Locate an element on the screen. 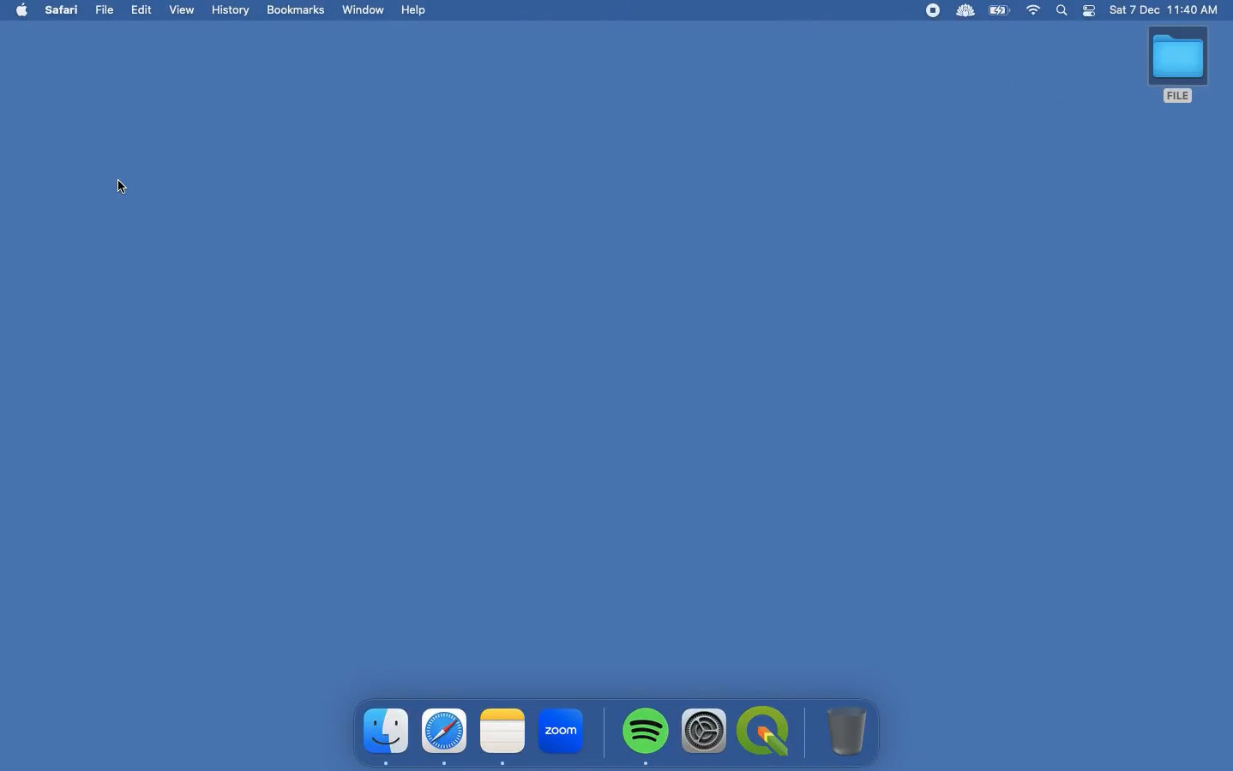 The width and height of the screenshot is (1233, 771). QGIS is located at coordinates (766, 729).